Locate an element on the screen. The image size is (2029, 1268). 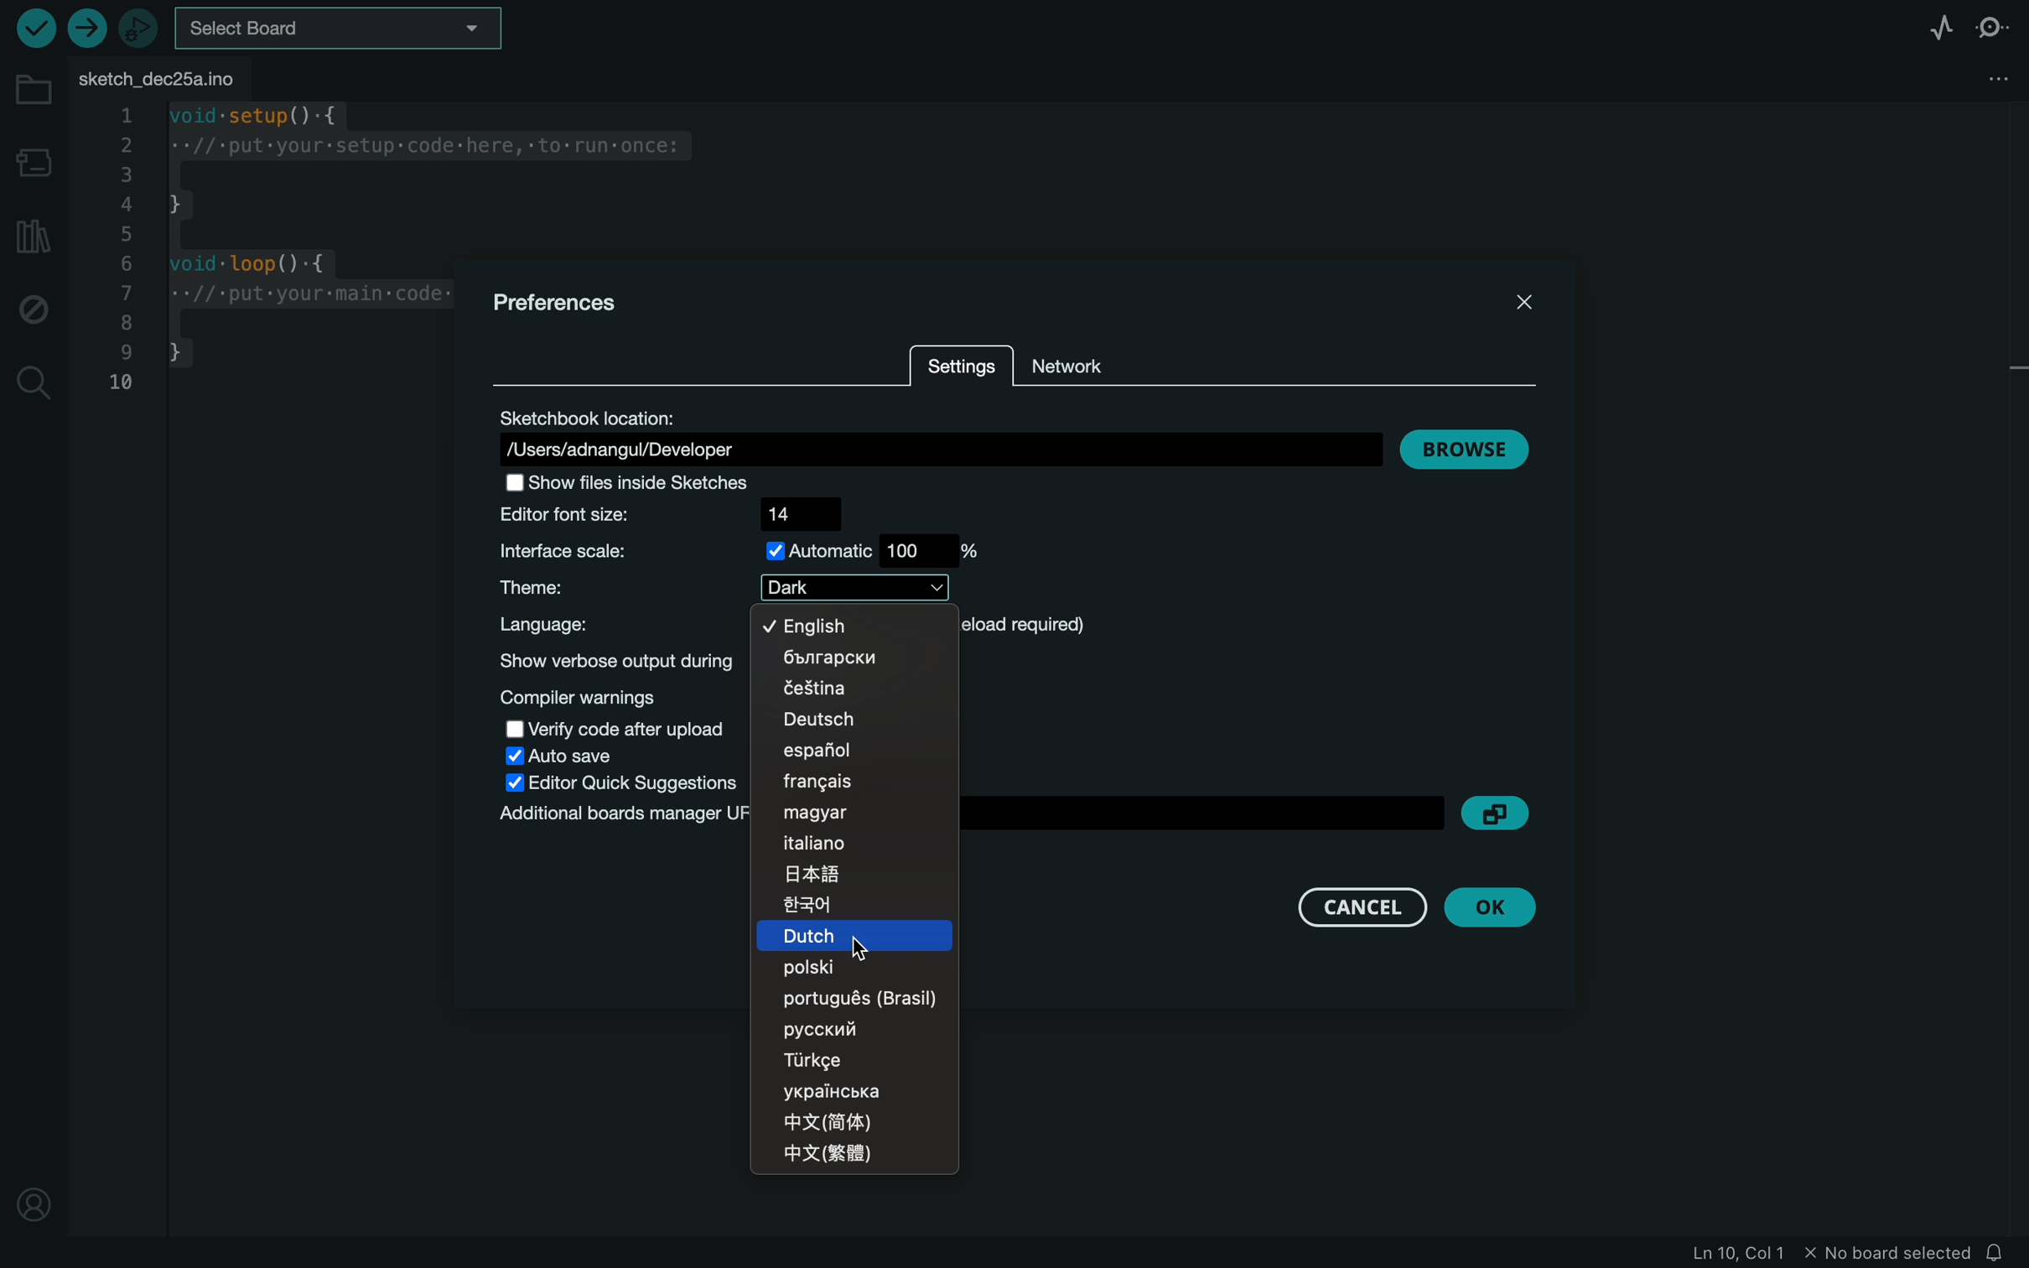
language is located at coordinates (601, 625).